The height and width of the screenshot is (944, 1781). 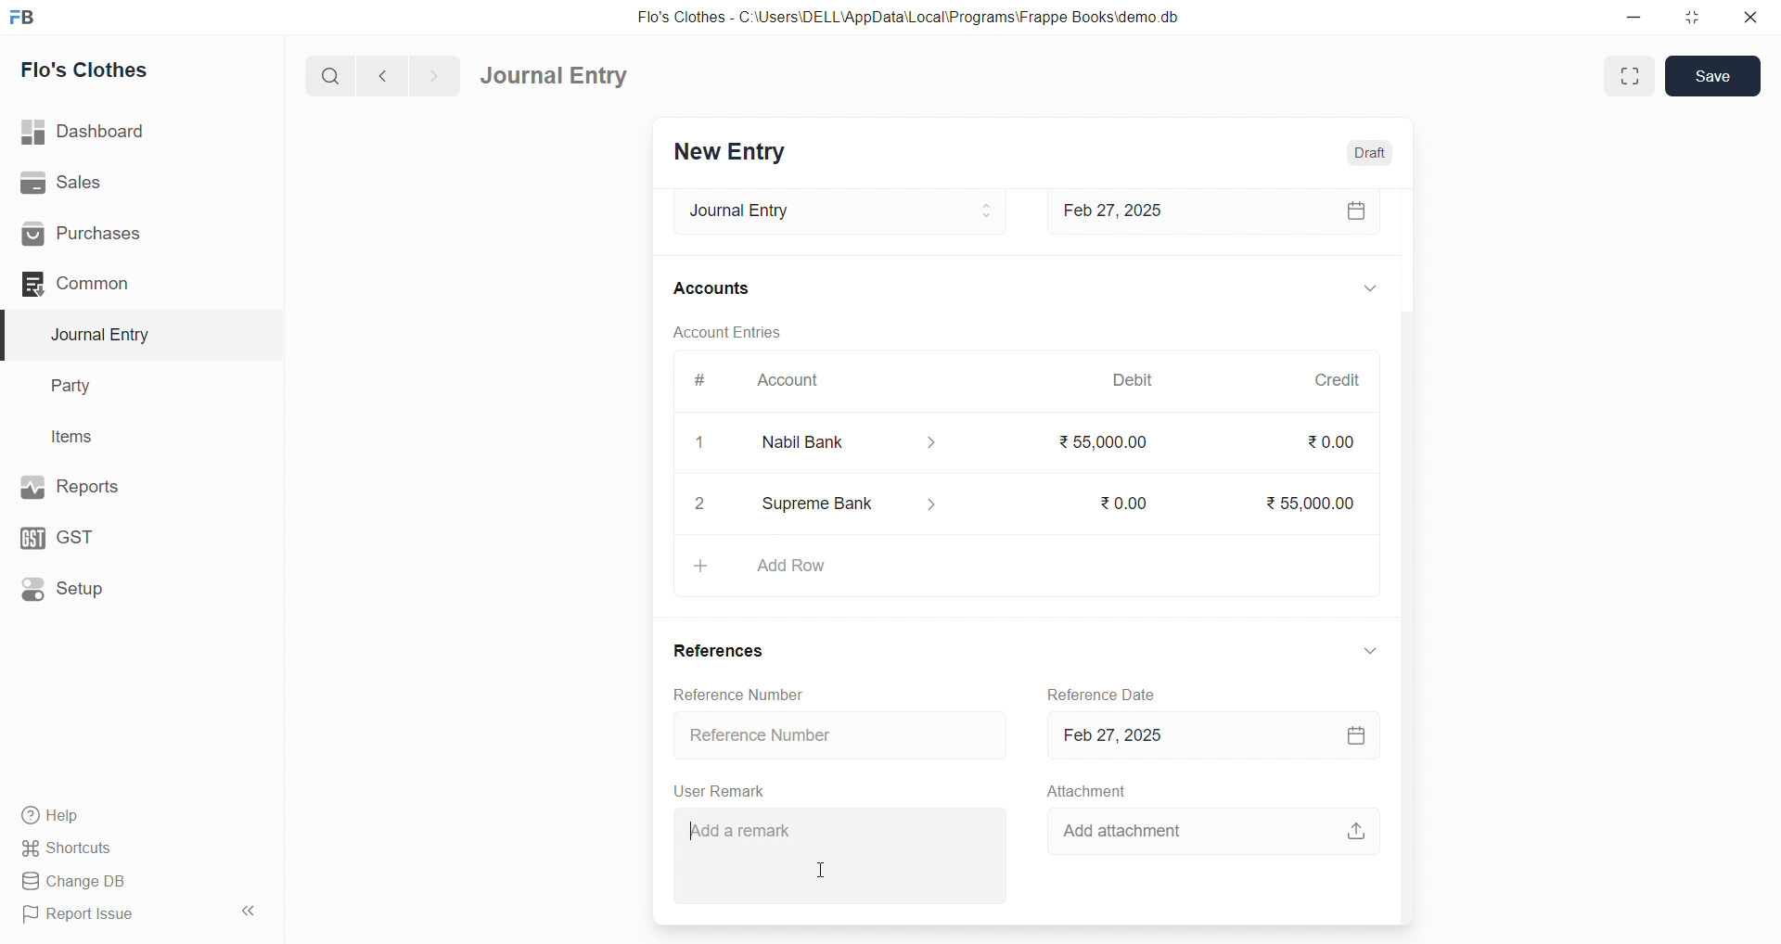 What do you see at coordinates (116, 817) in the screenshot?
I see `Help` at bounding box center [116, 817].